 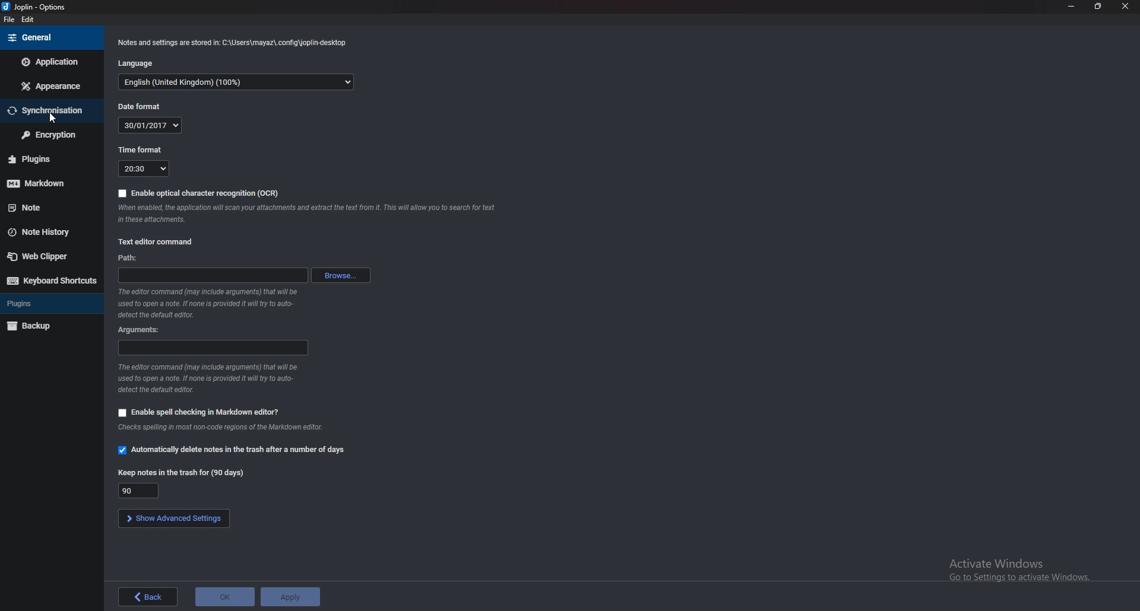 I want to click on arguments, so click(x=142, y=330).